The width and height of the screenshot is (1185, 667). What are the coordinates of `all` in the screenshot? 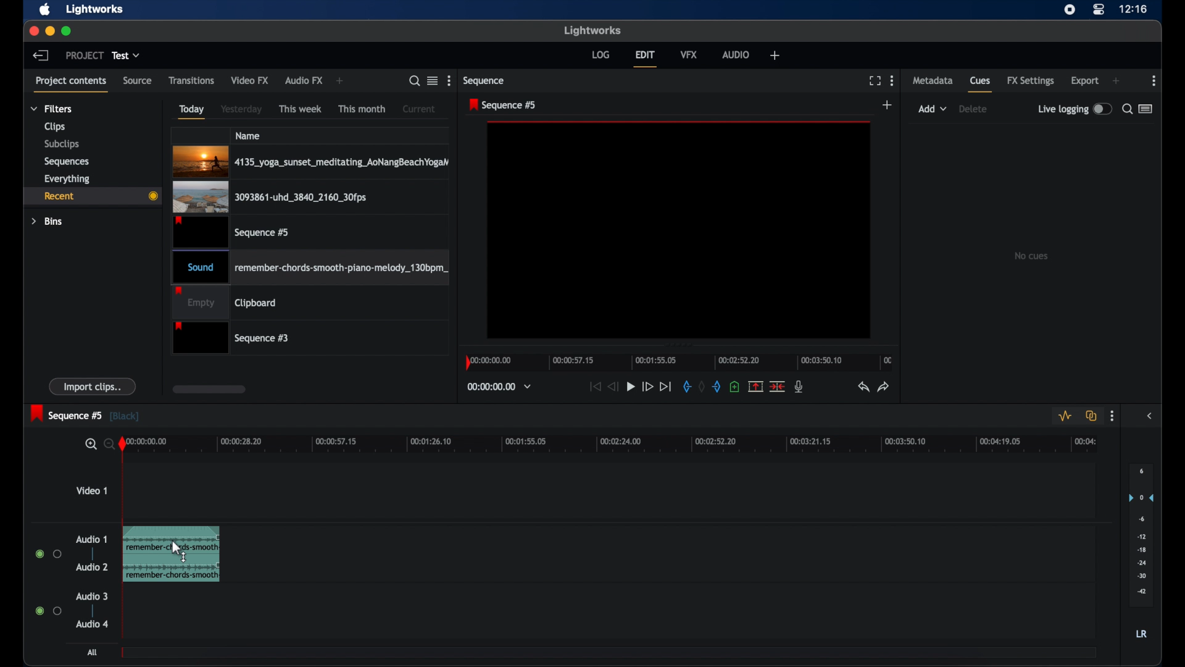 It's located at (93, 652).